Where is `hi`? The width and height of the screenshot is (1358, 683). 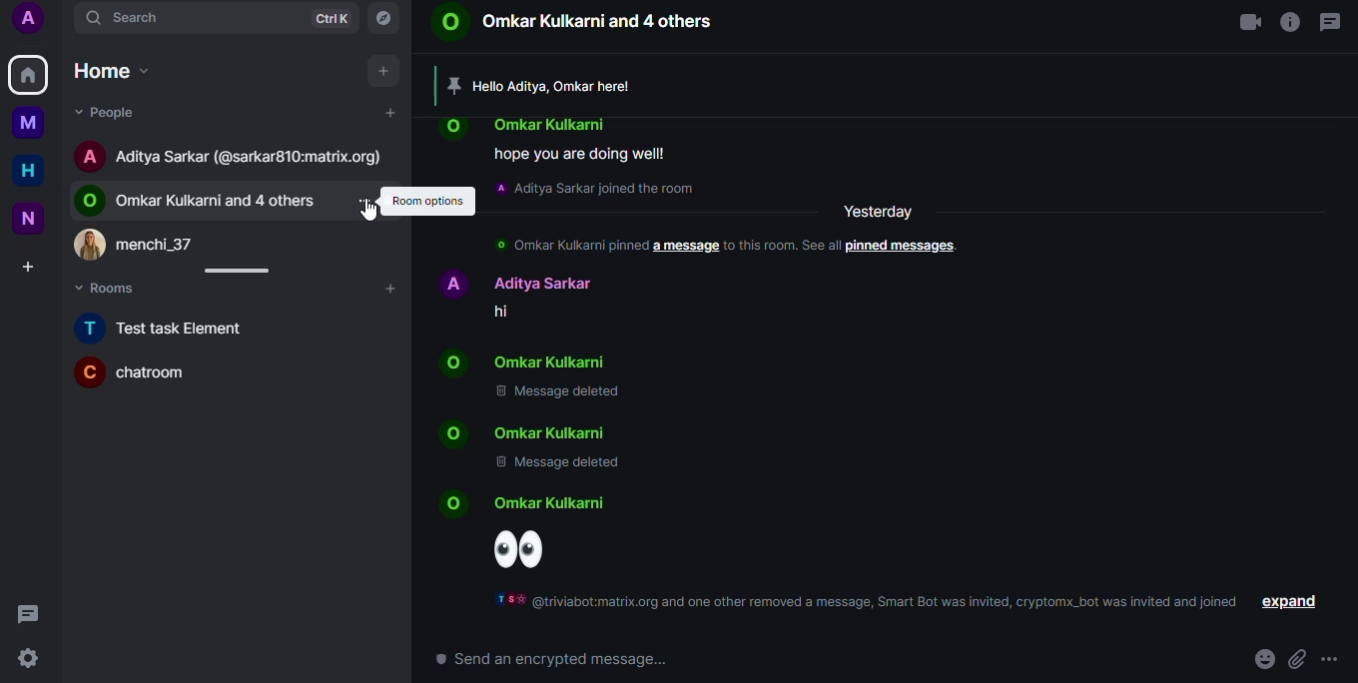 hi is located at coordinates (510, 311).